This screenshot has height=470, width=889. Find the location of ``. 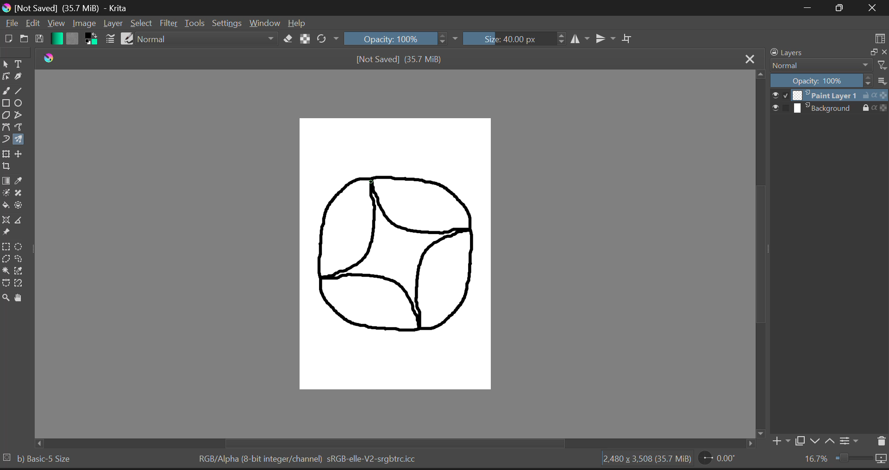

 is located at coordinates (38, 443).